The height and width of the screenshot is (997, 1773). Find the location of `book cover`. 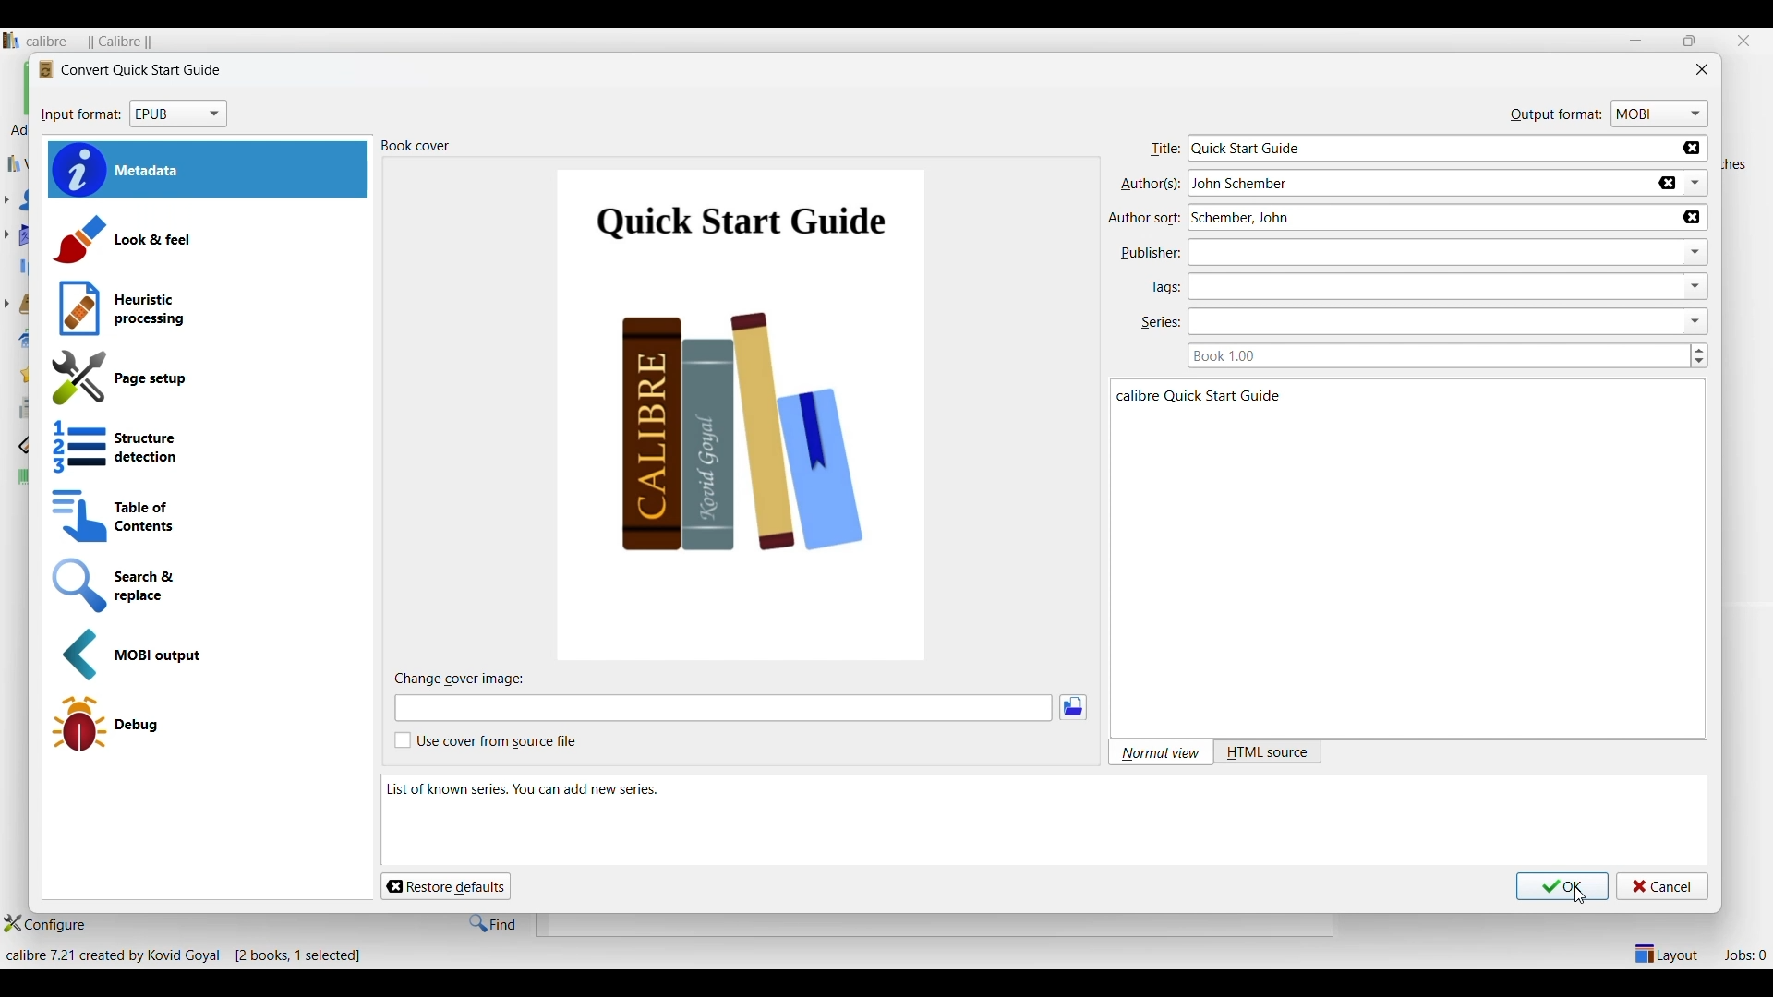

book cover is located at coordinates (419, 148).